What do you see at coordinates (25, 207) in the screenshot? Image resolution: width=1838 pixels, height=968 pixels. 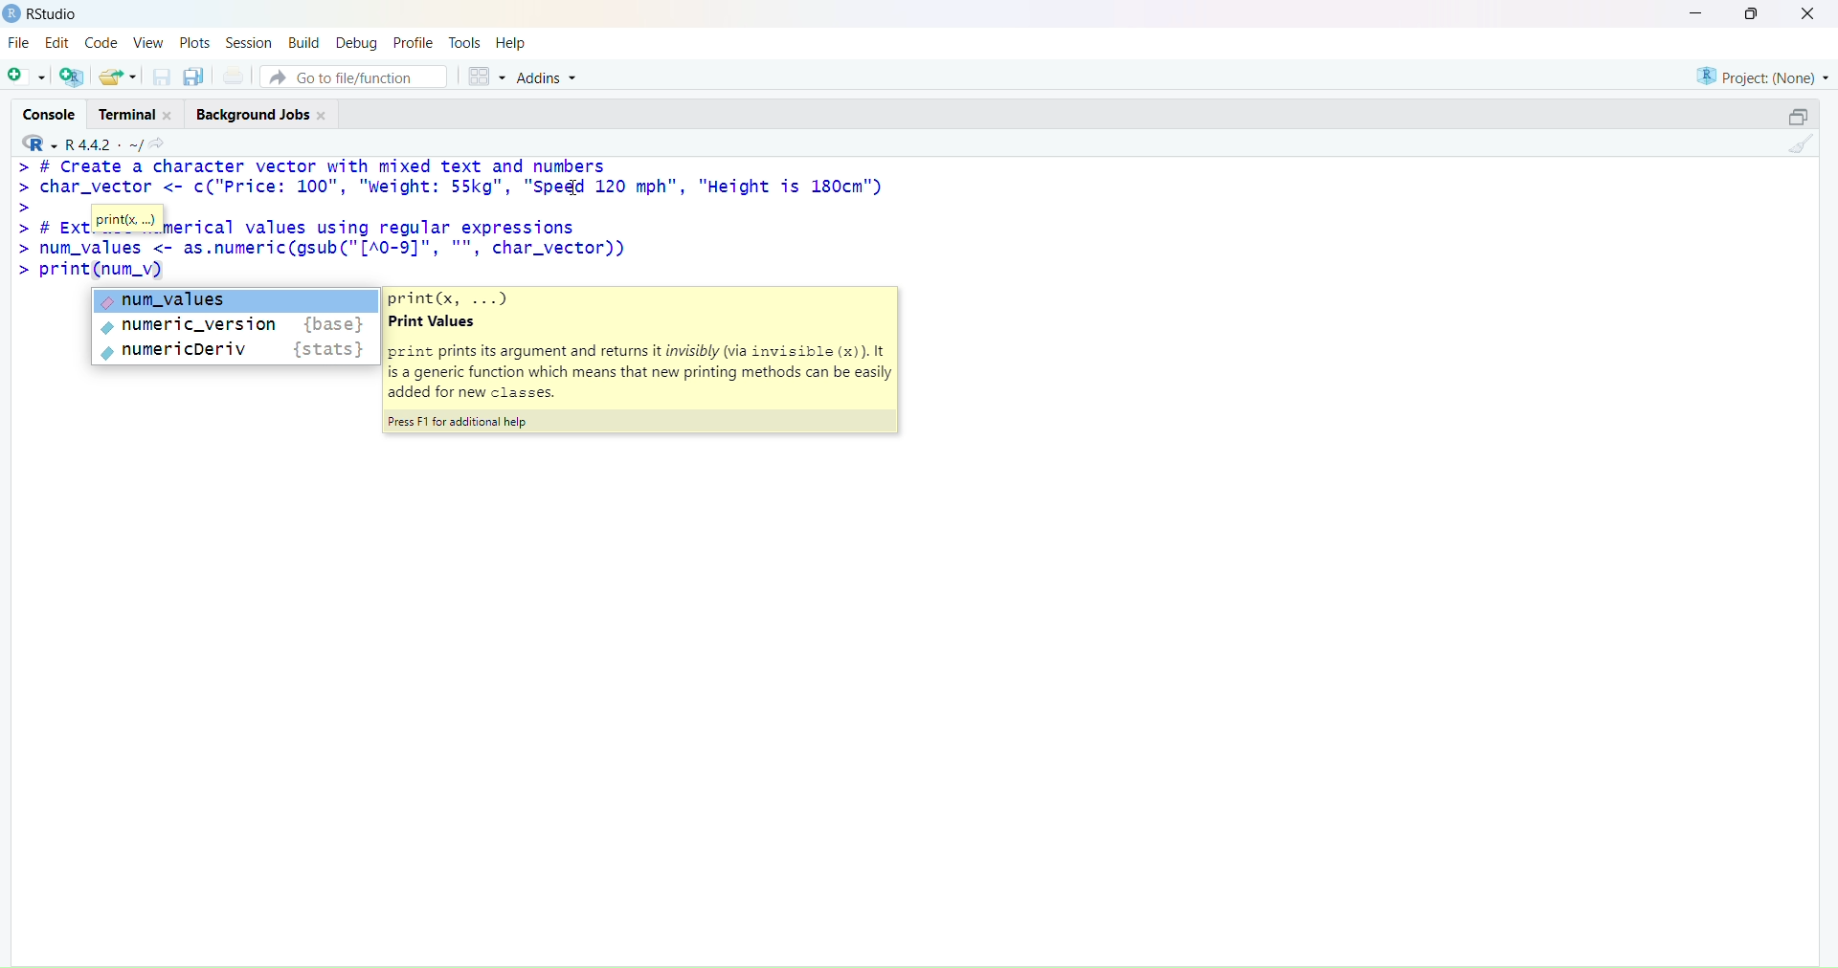 I see `>` at bounding box center [25, 207].